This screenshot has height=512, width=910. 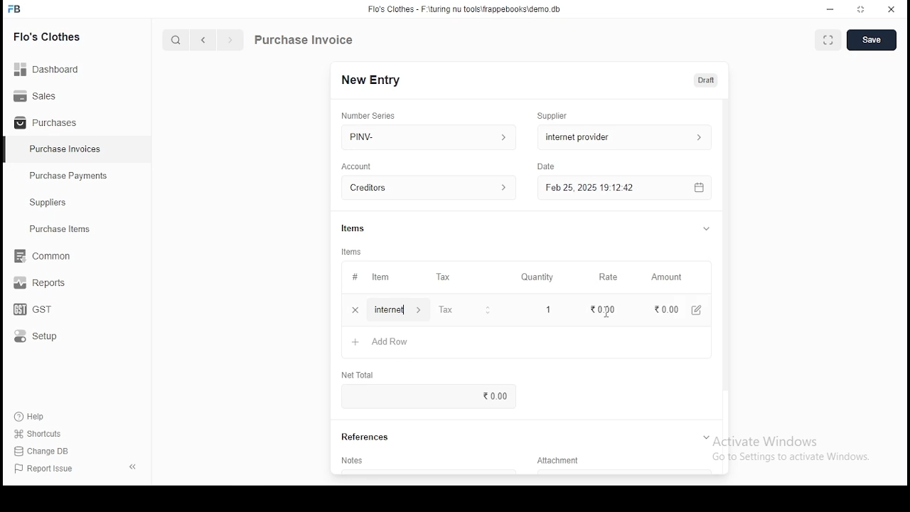 What do you see at coordinates (706, 80) in the screenshot?
I see `draft` at bounding box center [706, 80].